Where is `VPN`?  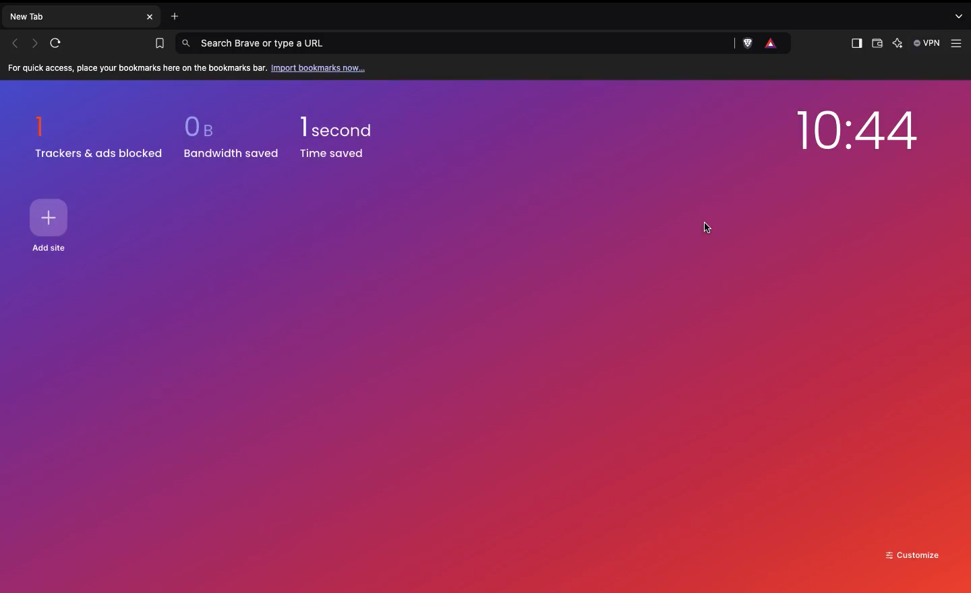
VPN is located at coordinates (928, 43).